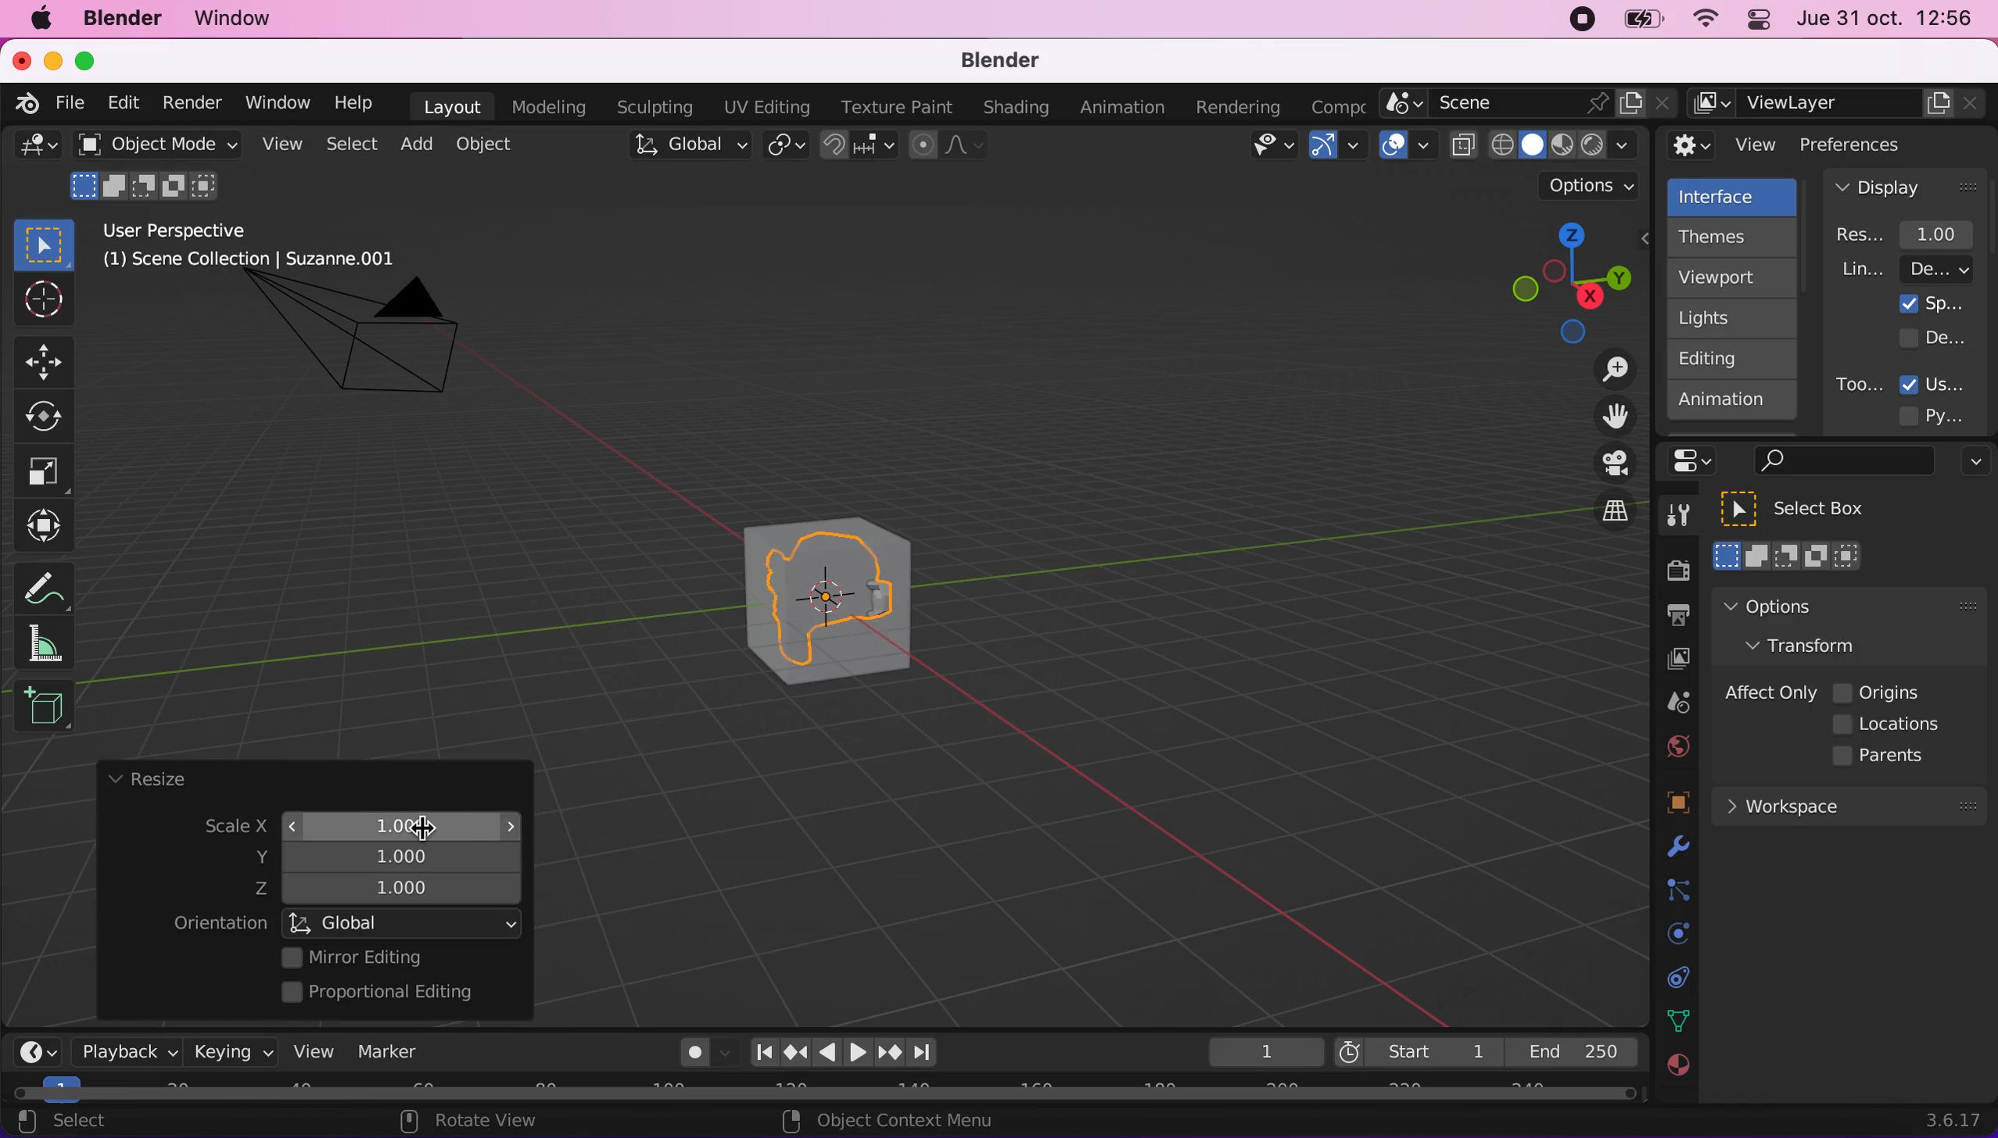 The height and width of the screenshot is (1138, 1998). What do you see at coordinates (45, 472) in the screenshot?
I see `` at bounding box center [45, 472].